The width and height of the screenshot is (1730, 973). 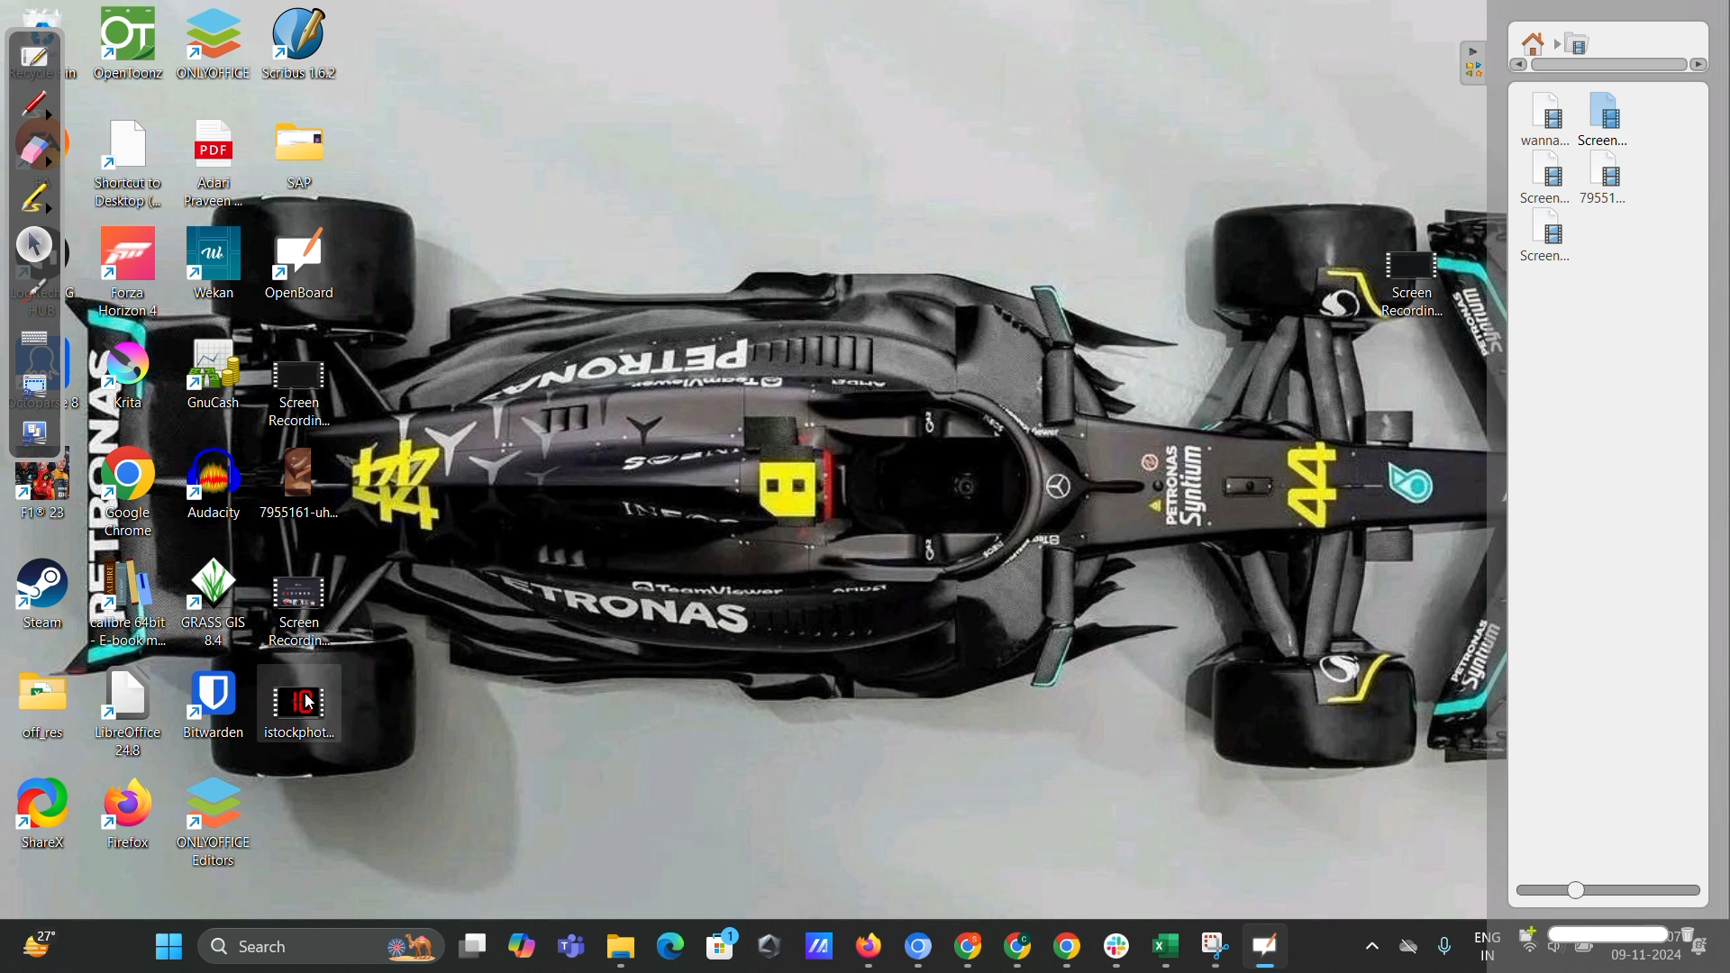 What do you see at coordinates (1536, 41) in the screenshot?
I see `root` at bounding box center [1536, 41].